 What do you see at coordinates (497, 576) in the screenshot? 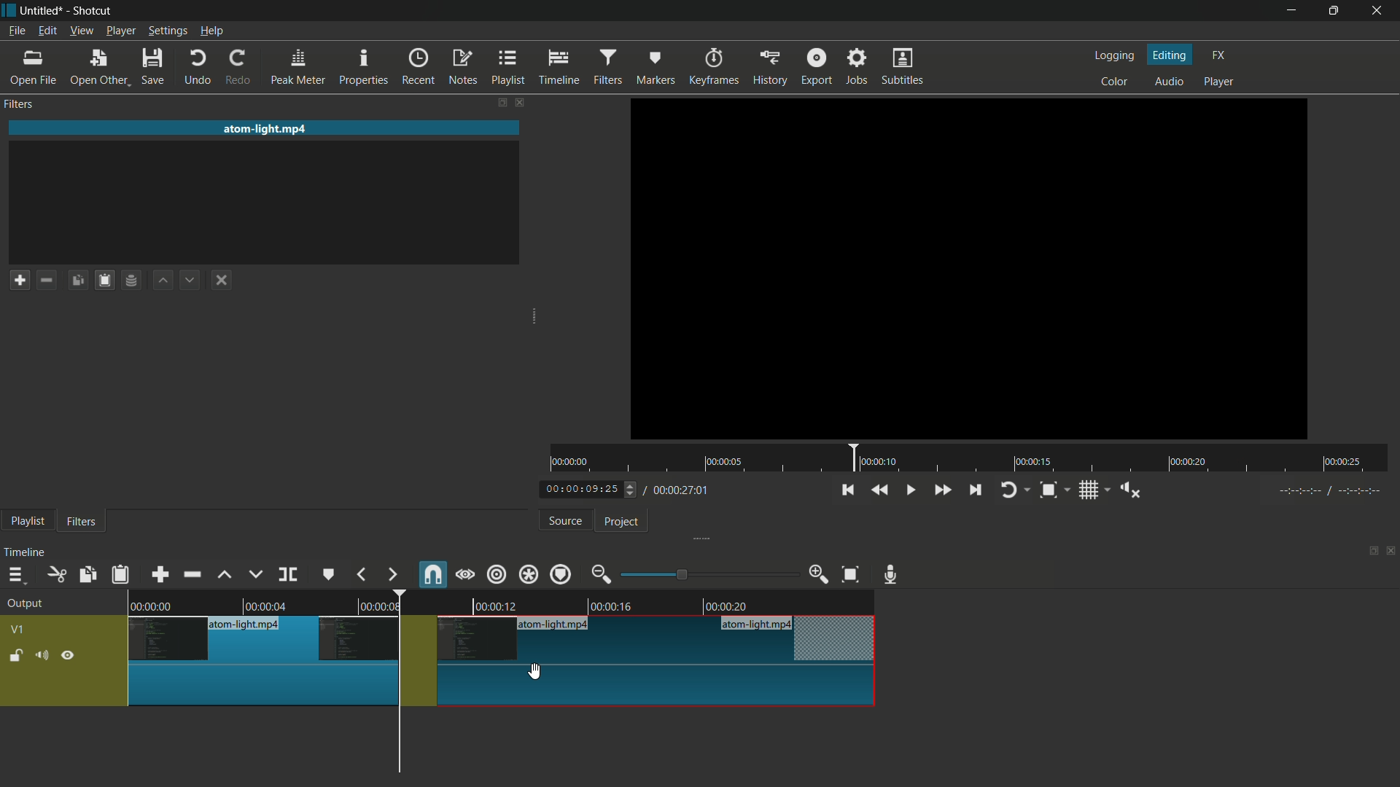
I see `ripple` at bounding box center [497, 576].